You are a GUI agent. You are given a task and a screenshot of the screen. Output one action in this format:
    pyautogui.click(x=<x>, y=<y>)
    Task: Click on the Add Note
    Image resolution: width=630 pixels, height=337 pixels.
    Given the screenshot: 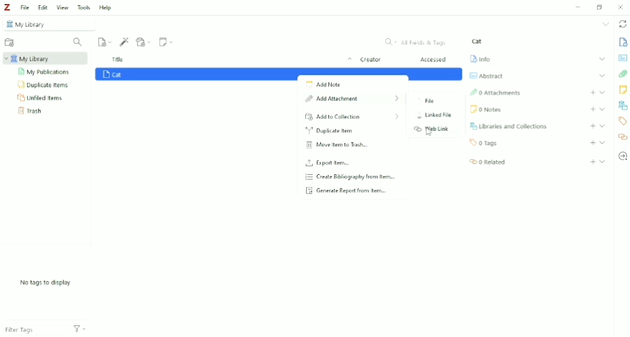 What is the action you would take?
    pyautogui.click(x=323, y=84)
    